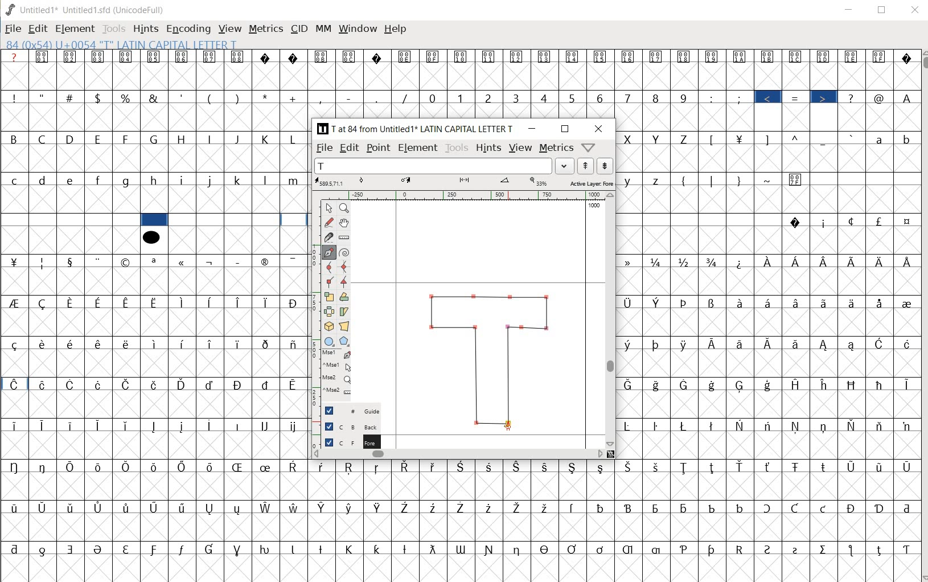 The width and height of the screenshot is (928, 582). What do you see at coordinates (329, 251) in the screenshot?
I see `pen` at bounding box center [329, 251].